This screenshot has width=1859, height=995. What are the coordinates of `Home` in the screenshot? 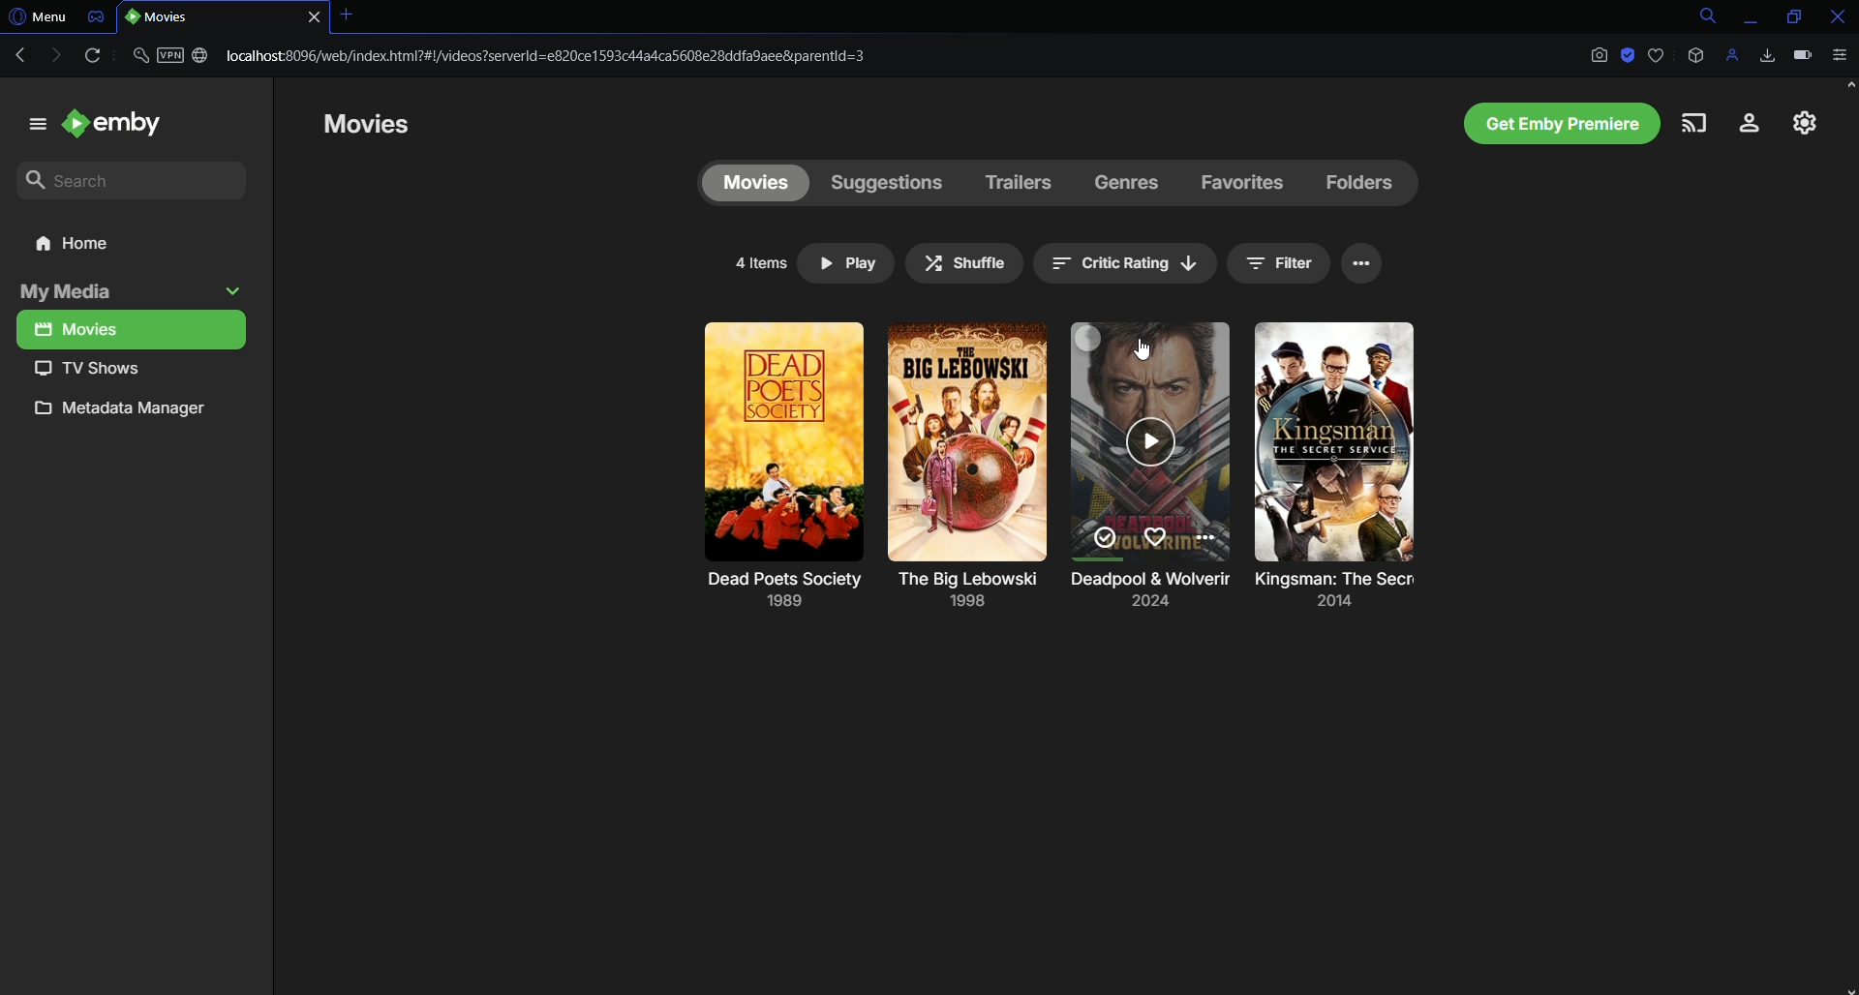 It's located at (137, 248).